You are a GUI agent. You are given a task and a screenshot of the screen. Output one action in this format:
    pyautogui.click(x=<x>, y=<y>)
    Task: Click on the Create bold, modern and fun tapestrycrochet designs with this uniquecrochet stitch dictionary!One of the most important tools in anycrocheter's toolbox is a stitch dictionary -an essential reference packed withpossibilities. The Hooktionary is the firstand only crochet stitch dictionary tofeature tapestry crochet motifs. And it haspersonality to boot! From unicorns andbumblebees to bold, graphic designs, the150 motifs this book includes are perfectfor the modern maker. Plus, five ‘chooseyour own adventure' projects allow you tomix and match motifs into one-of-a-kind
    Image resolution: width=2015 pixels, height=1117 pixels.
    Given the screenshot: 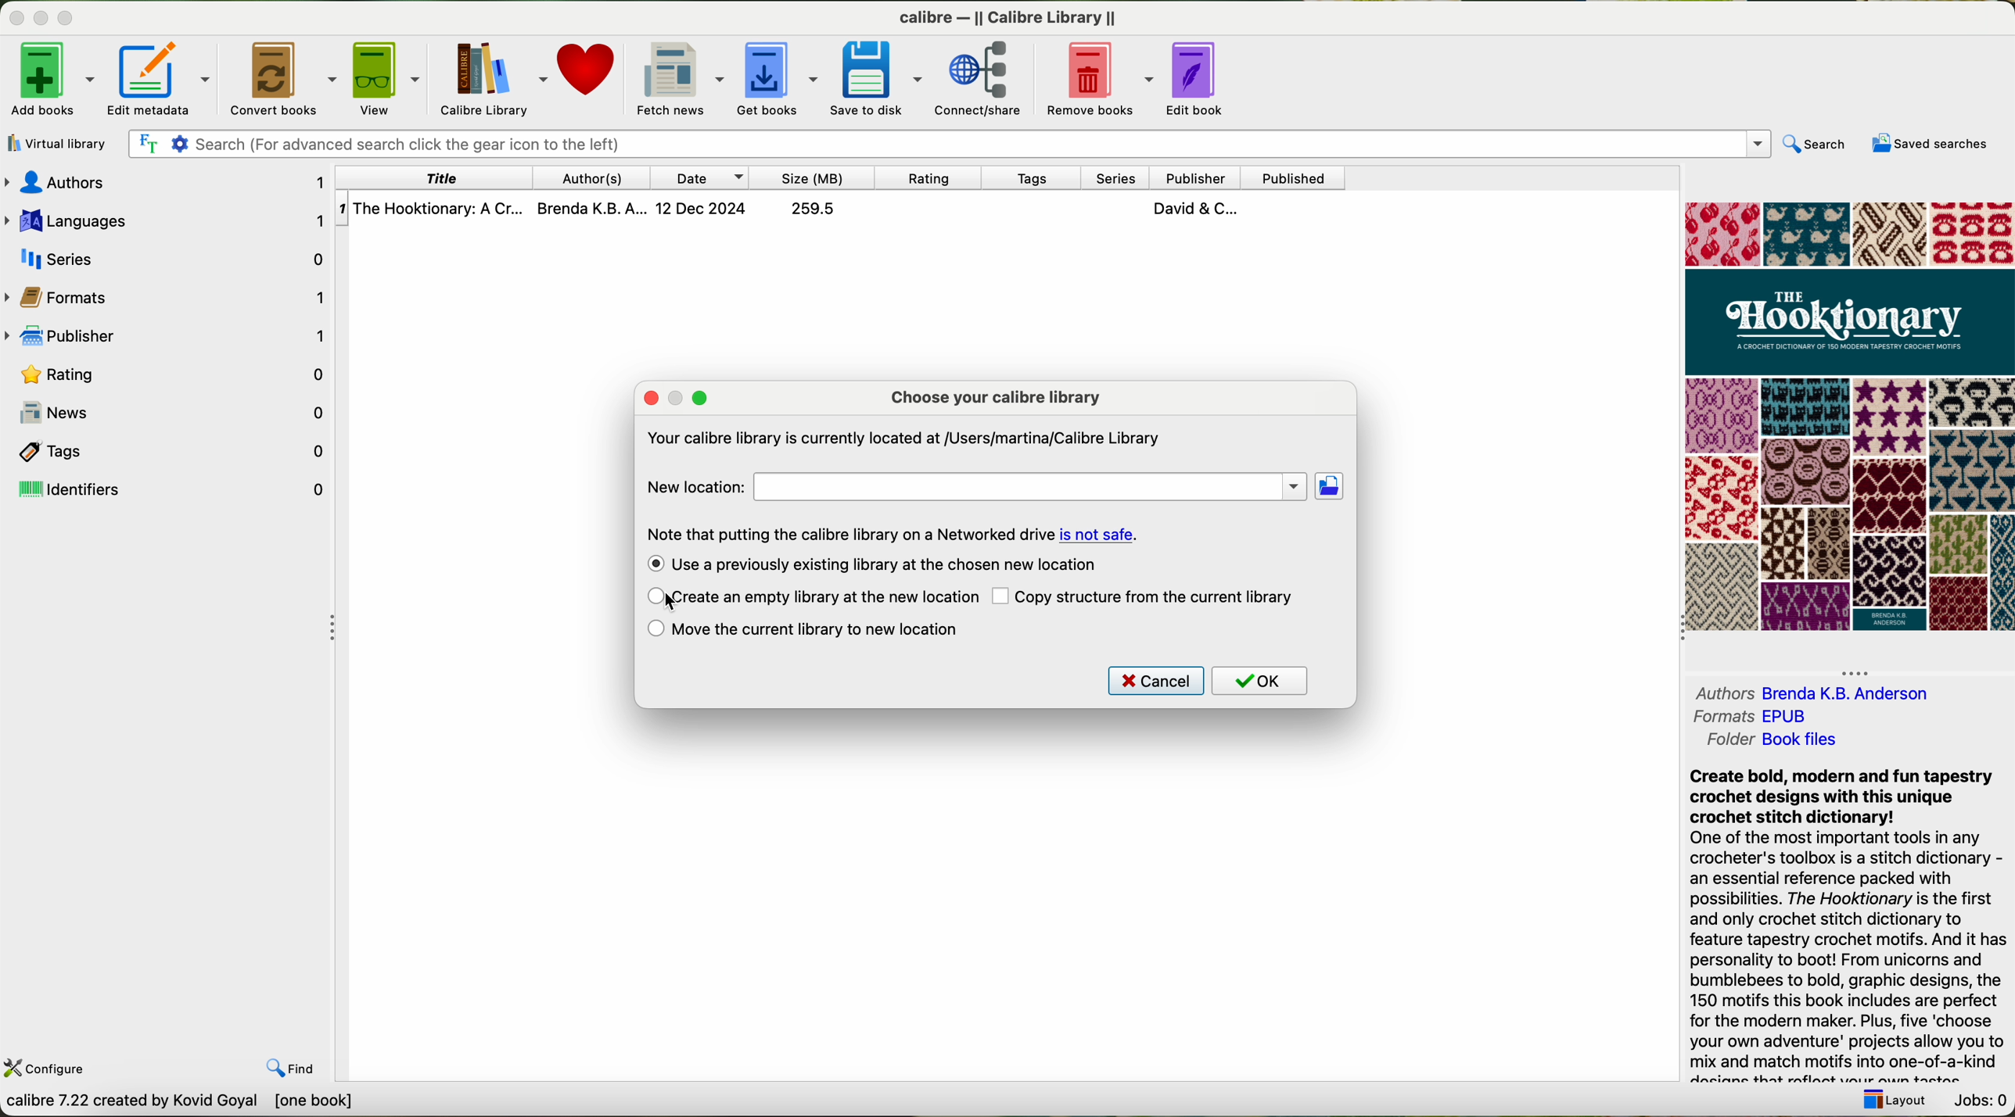 What is the action you would take?
    pyautogui.click(x=1839, y=925)
    